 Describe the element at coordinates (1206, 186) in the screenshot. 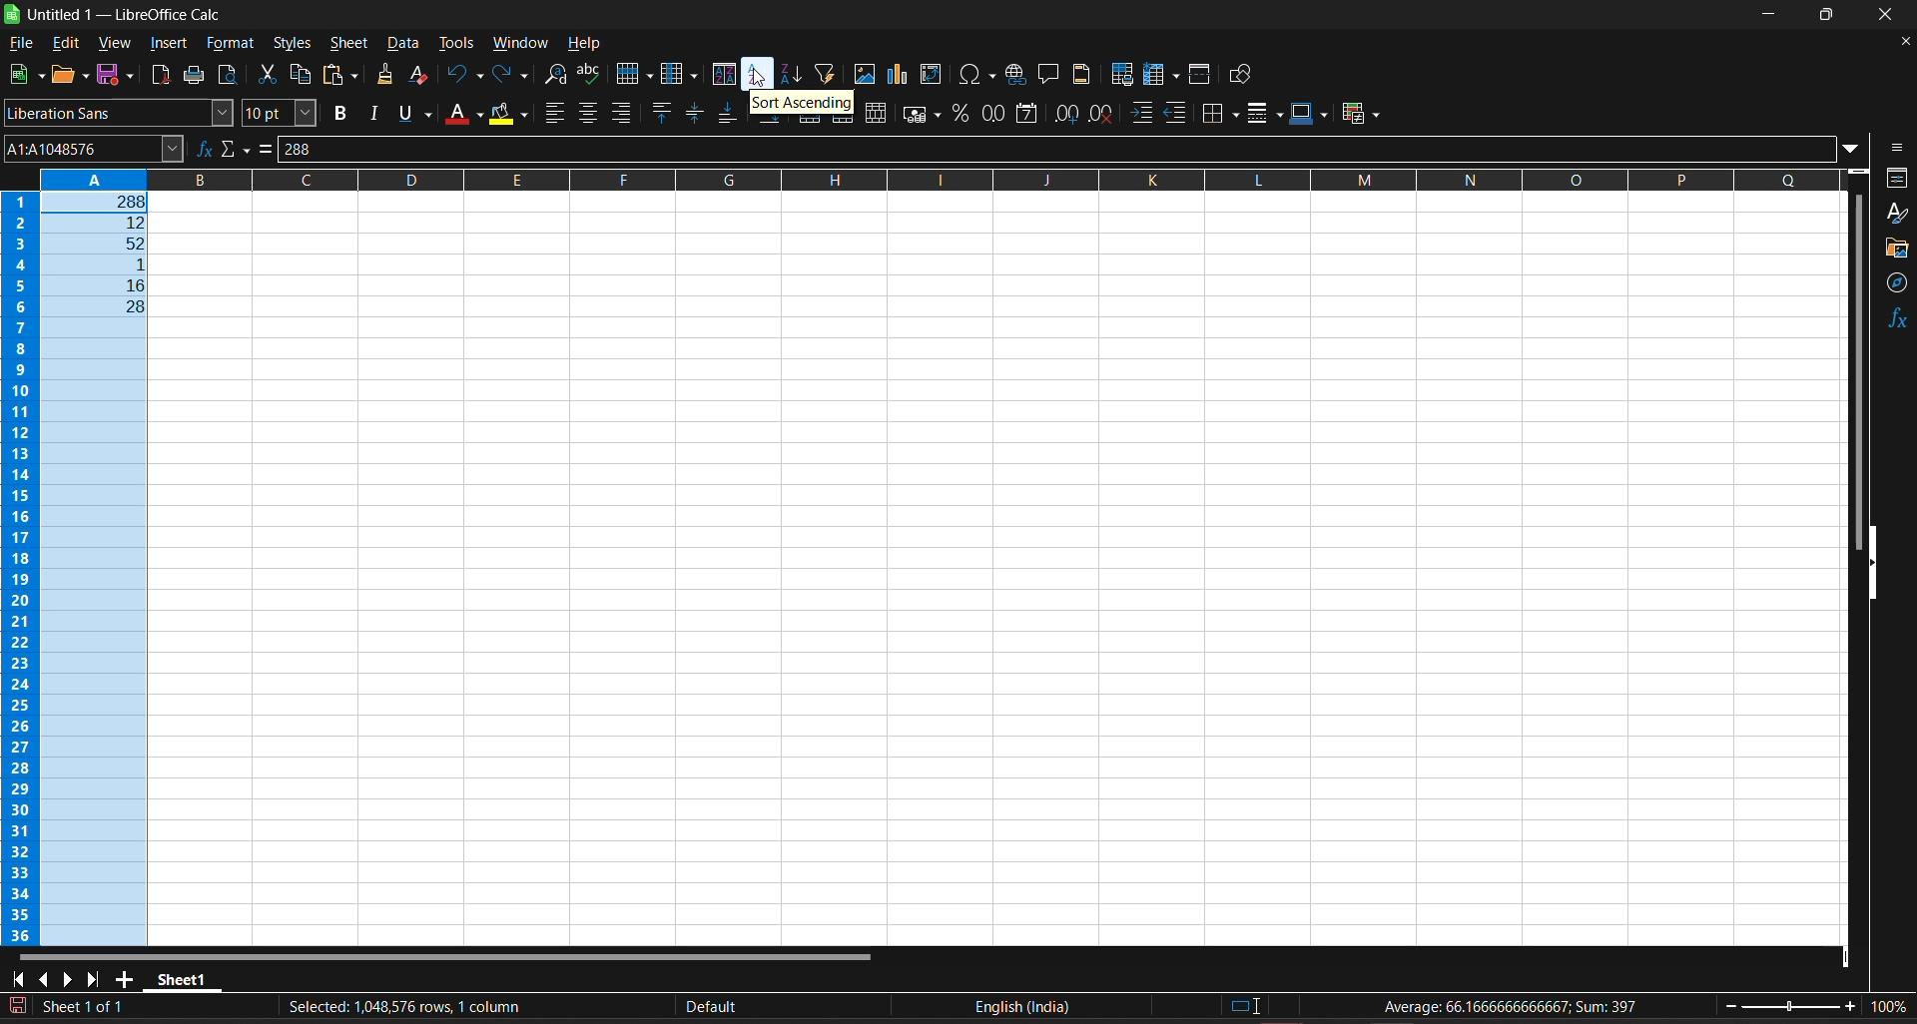

I see `column name` at that location.